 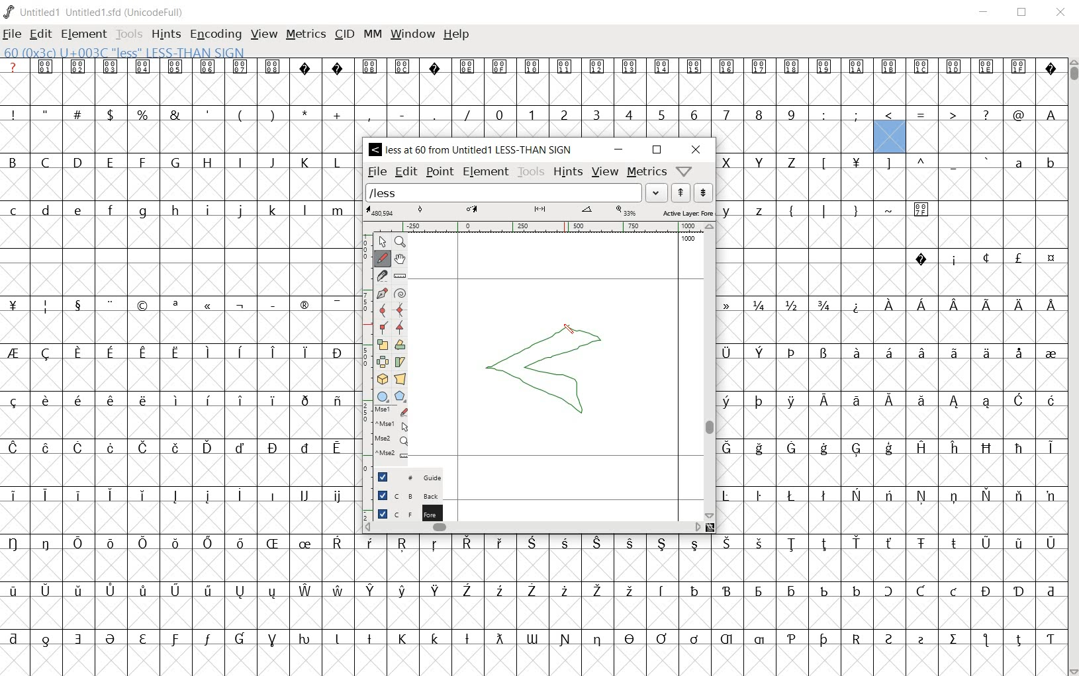 What do you see at coordinates (382, 343) in the screenshot?
I see `scale the selection` at bounding box center [382, 343].